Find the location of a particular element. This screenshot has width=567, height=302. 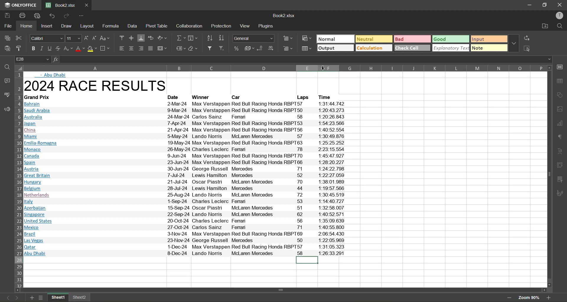

font size is located at coordinates (74, 38).